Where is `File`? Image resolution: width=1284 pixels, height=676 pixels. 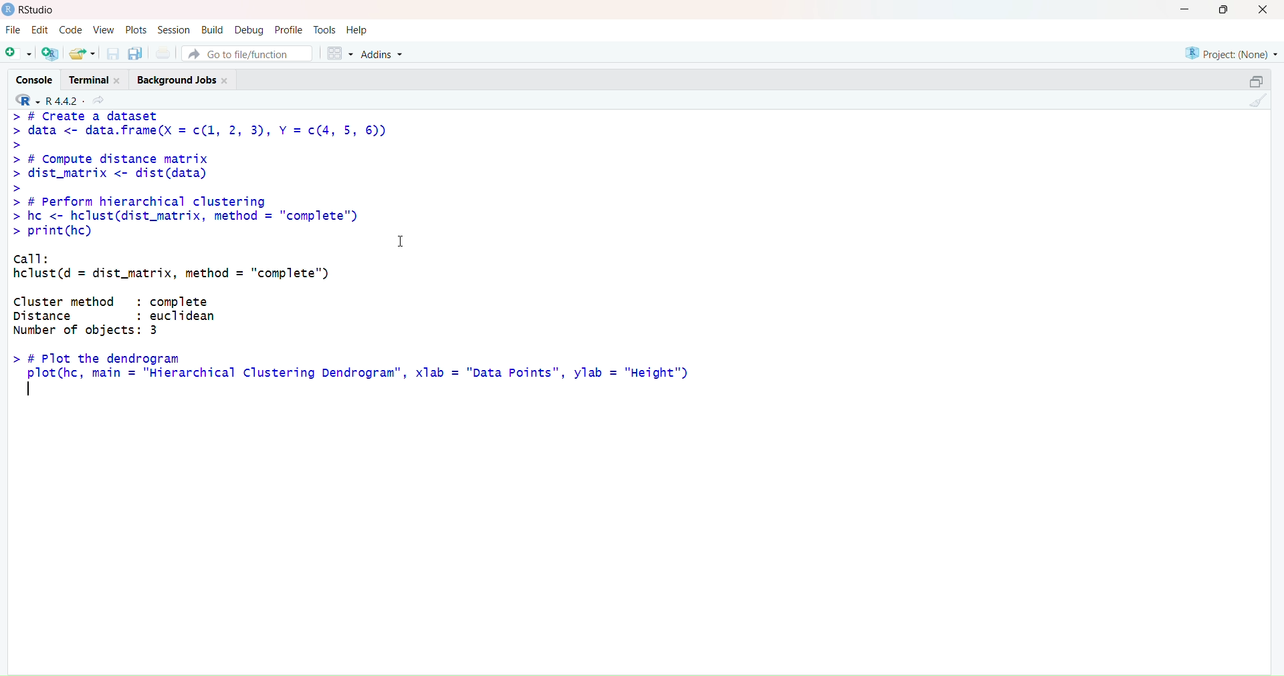 File is located at coordinates (11, 29).